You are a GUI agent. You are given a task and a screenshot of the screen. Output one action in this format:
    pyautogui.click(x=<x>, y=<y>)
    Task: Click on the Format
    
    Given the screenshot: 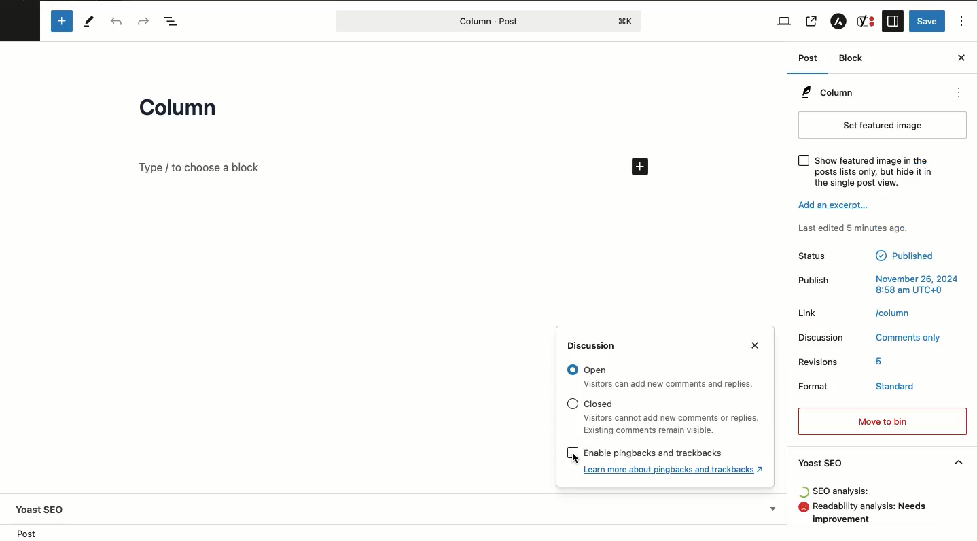 What is the action you would take?
    pyautogui.click(x=819, y=387)
    